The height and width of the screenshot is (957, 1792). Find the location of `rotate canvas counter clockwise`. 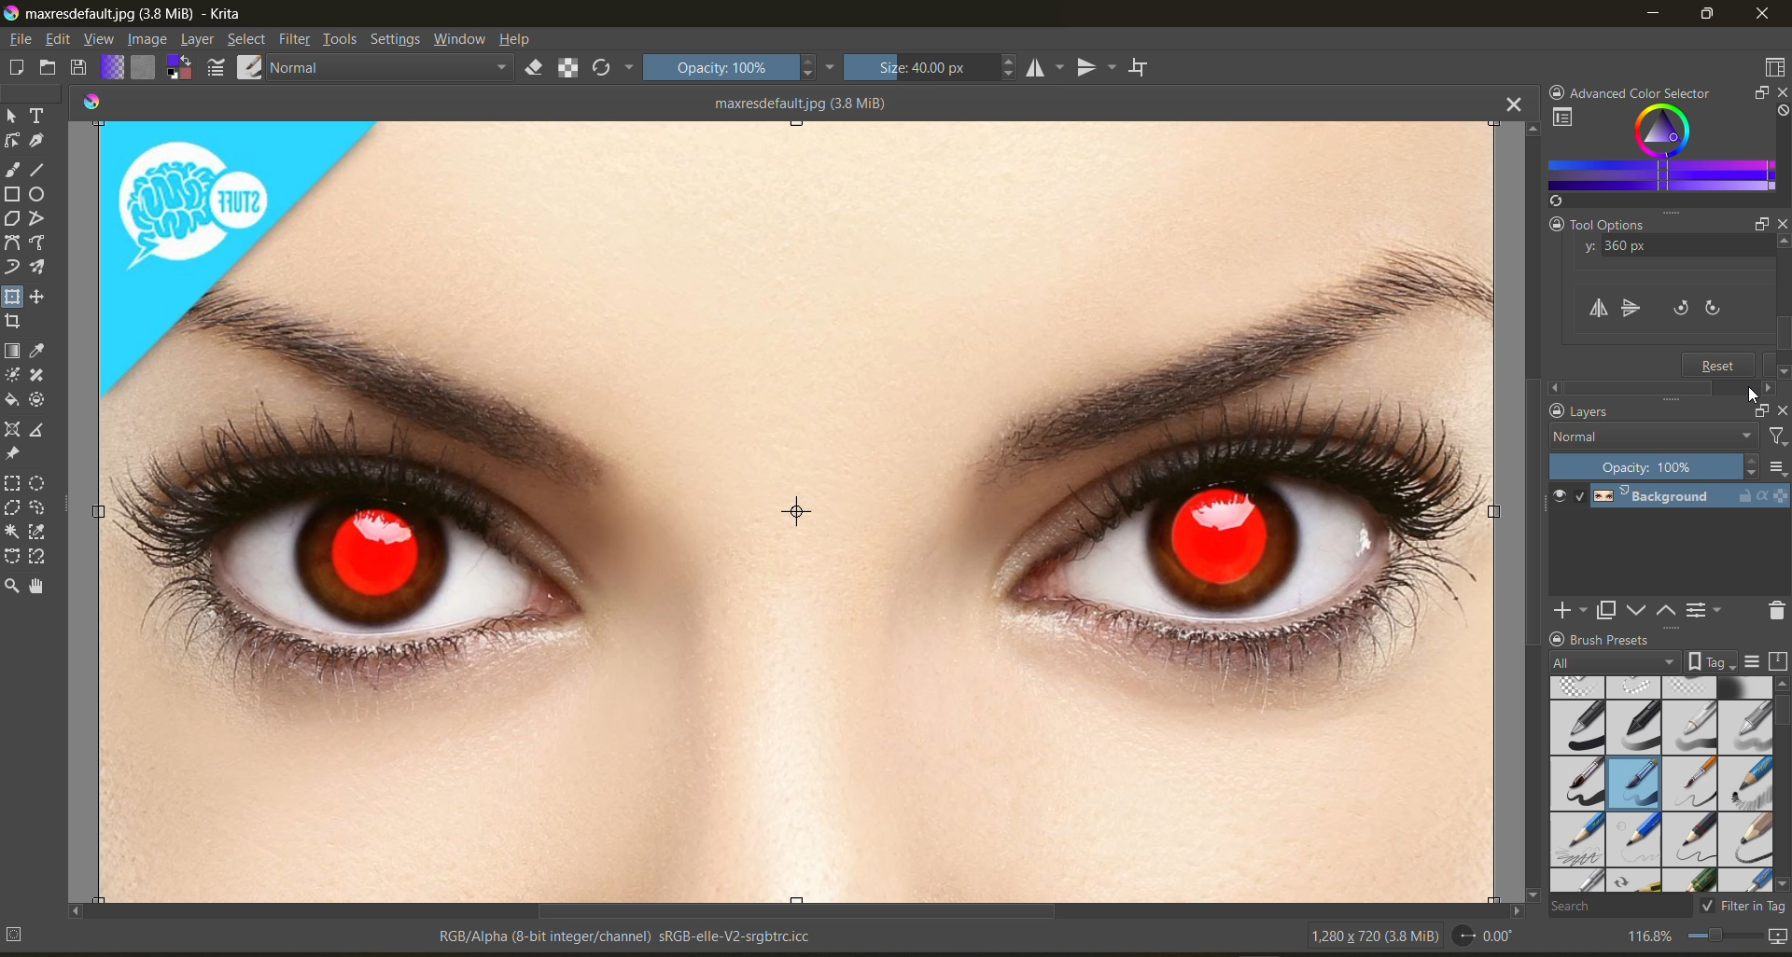

rotate canvas counter clockwise is located at coordinates (1678, 309).